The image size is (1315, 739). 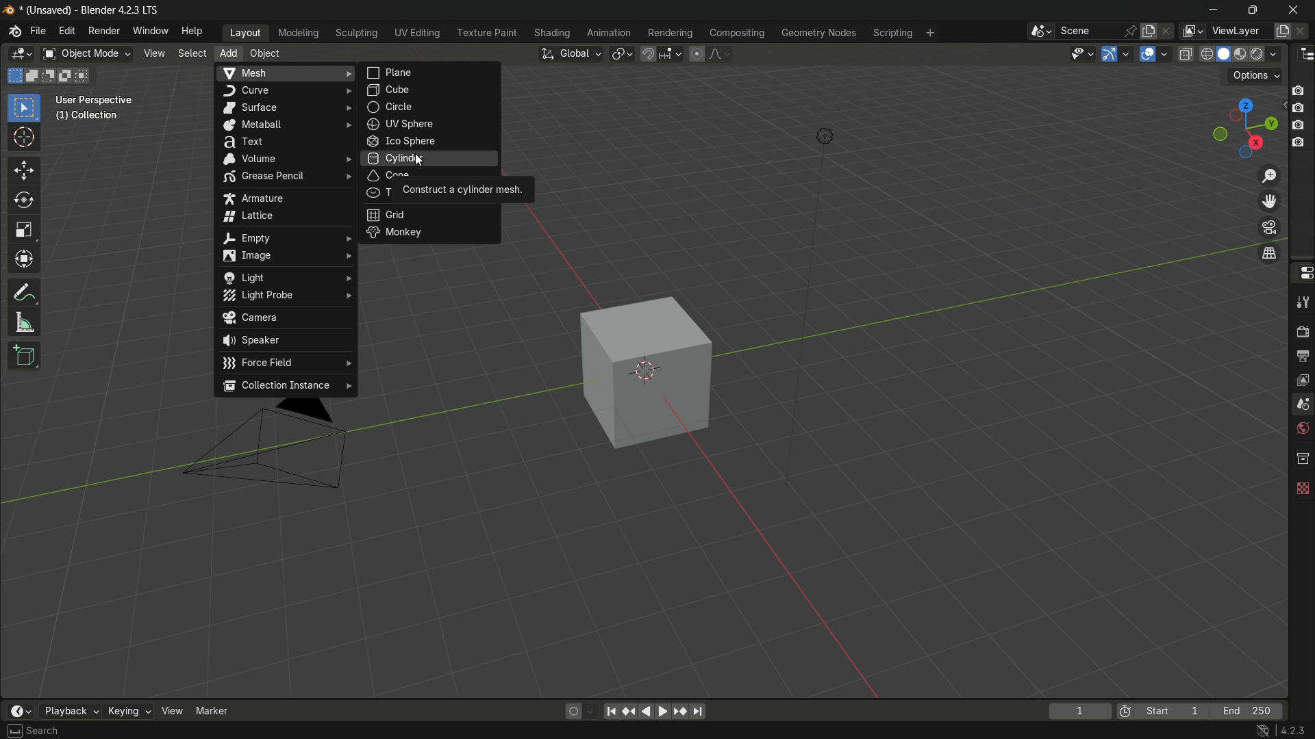 What do you see at coordinates (285, 276) in the screenshot?
I see `light` at bounding box center [285, 276].